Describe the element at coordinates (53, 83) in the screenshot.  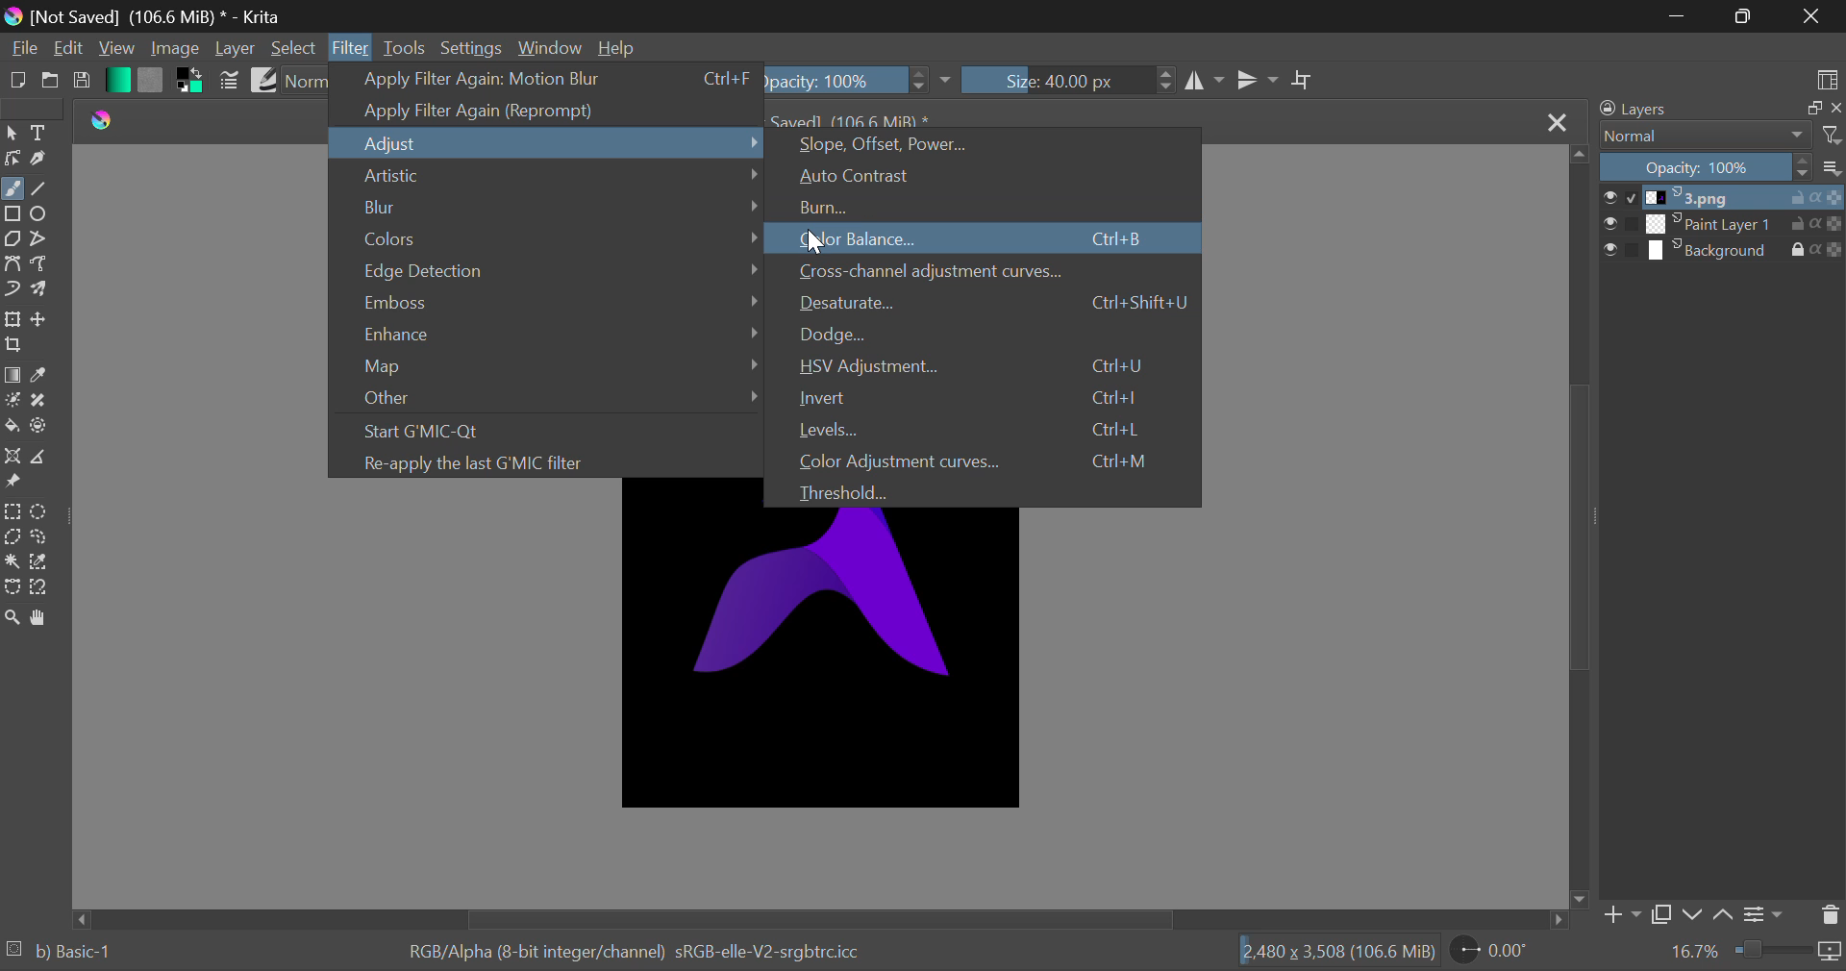
I see `Open` at that location.